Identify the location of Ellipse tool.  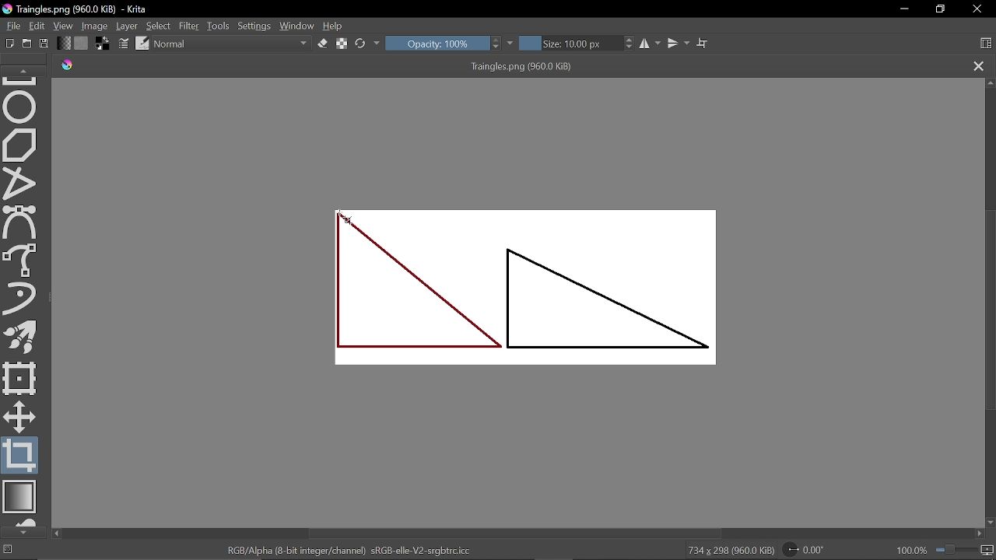
(21, 106).